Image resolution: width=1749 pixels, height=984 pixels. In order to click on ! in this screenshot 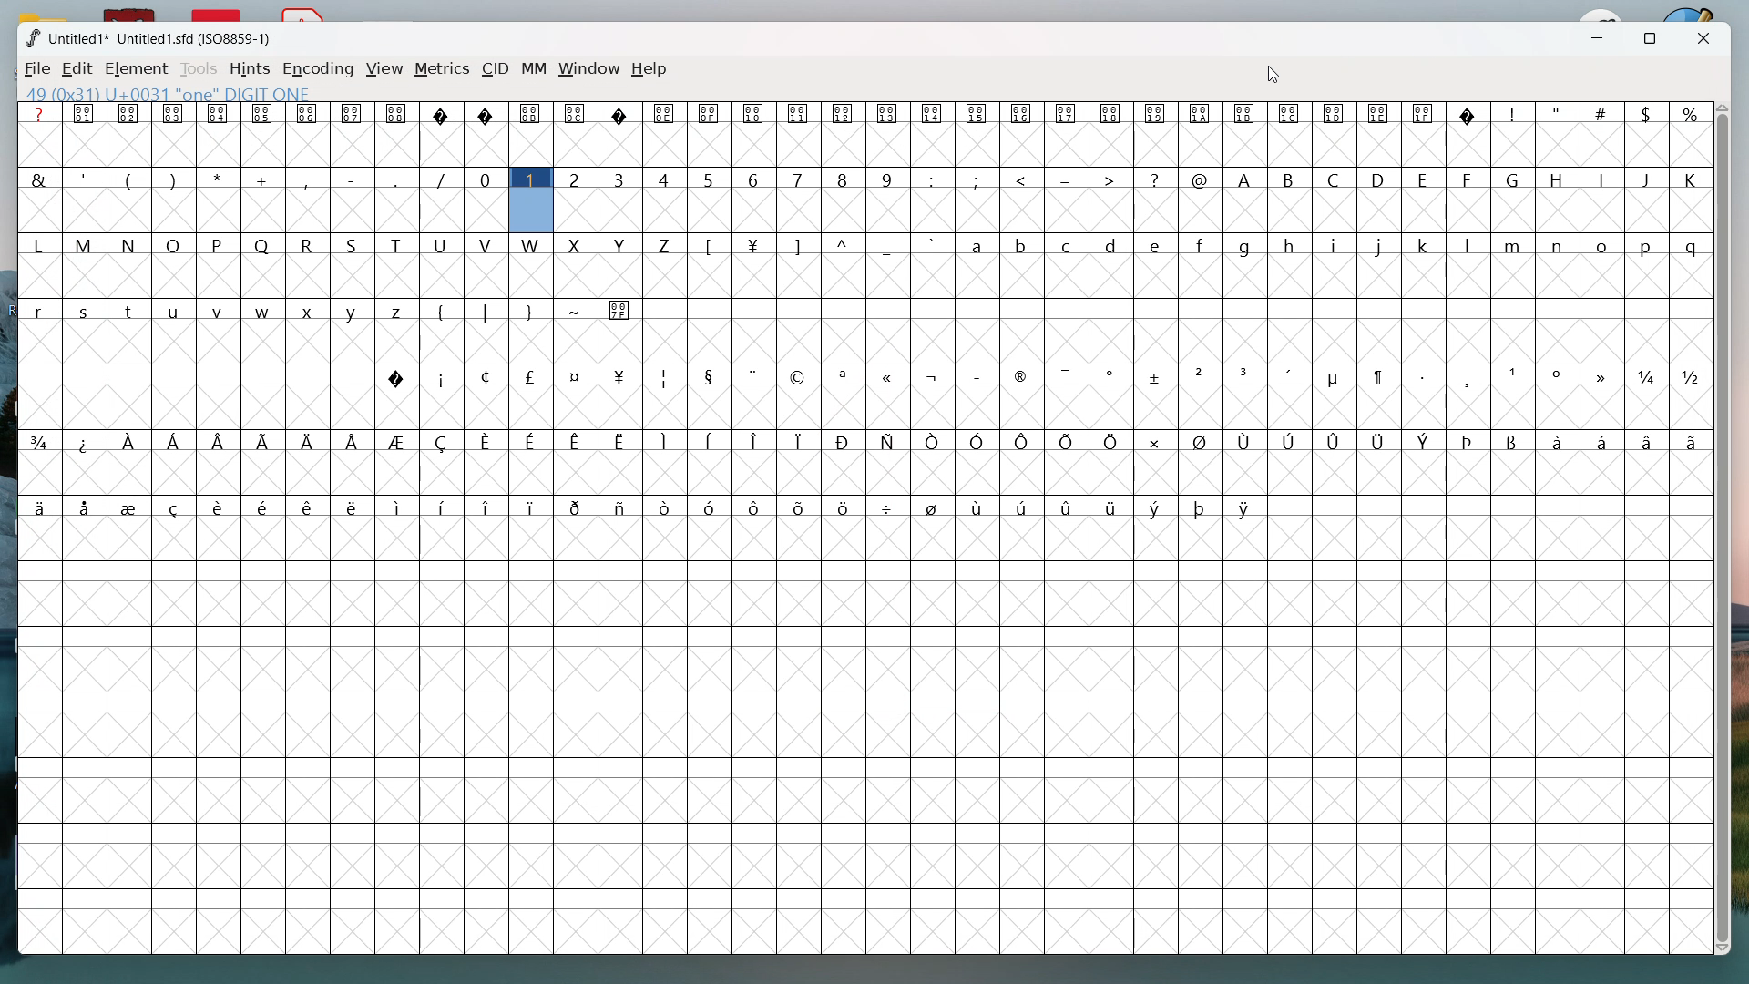, I will do `click(1514, 113)`.